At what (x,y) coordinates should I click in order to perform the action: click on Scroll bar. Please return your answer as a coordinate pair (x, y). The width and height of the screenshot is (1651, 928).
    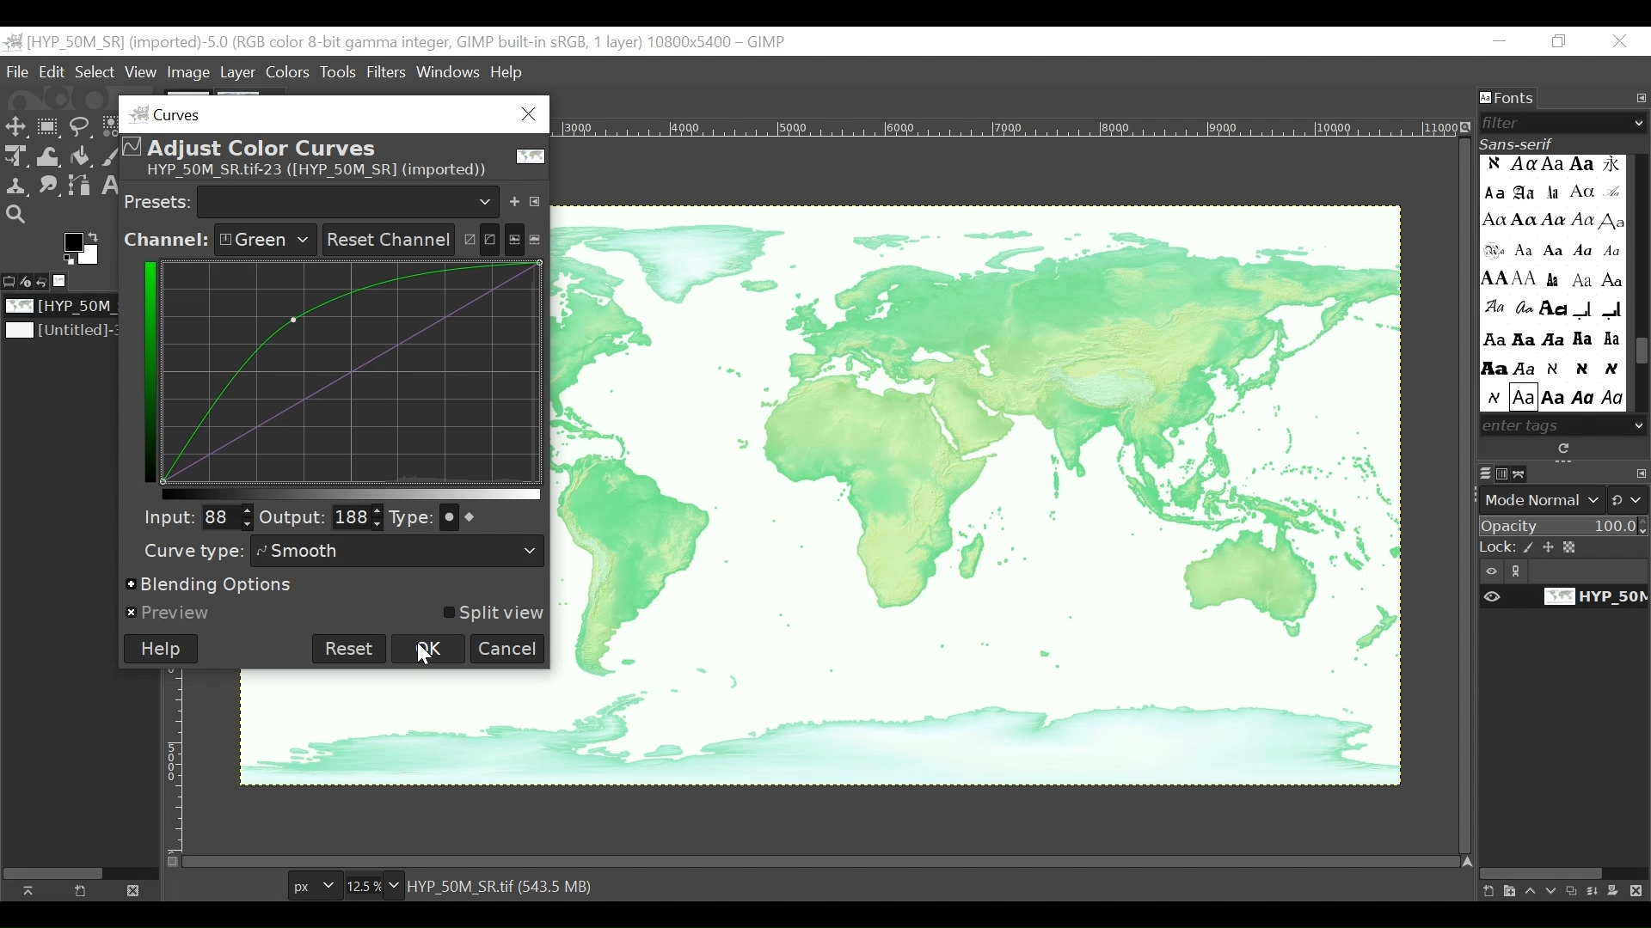
    Looking at the image, I should click on (1641, 354).